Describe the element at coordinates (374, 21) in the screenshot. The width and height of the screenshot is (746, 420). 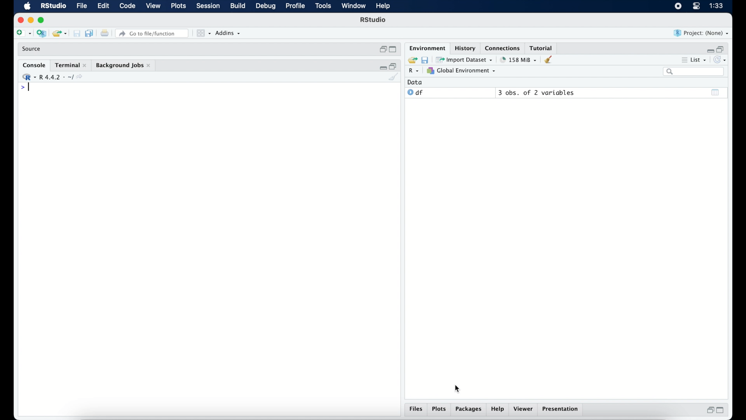
I see `R Studio` at that location.